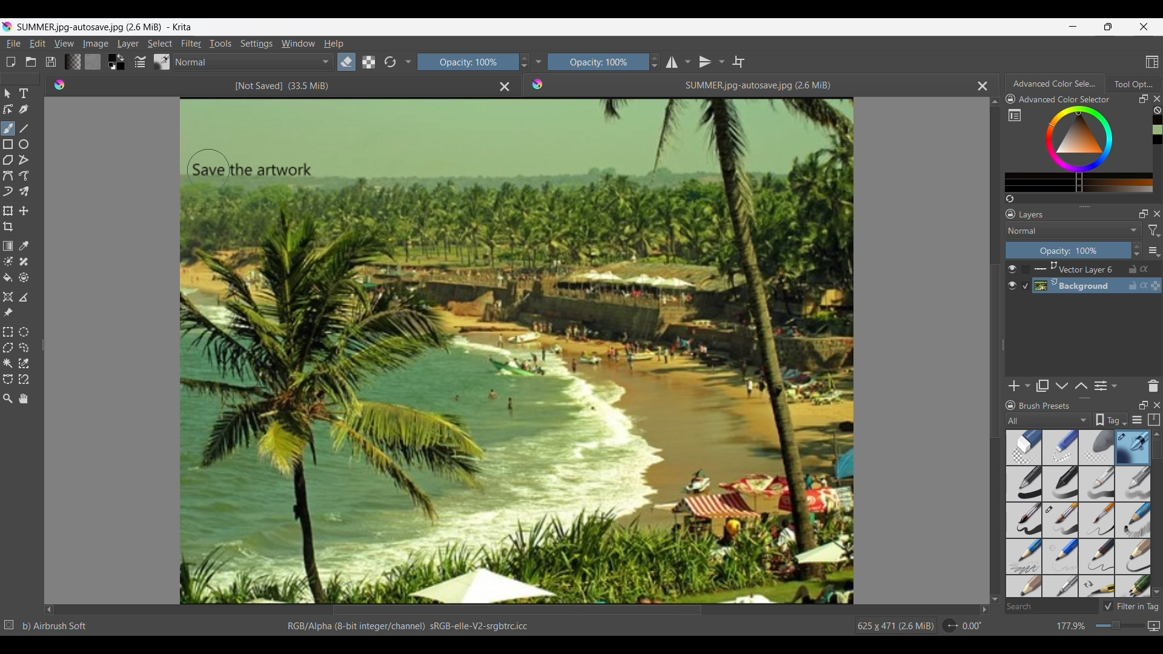 The width and height of the screenshot is (1163, 654). Describe the element at coordinates (122, 58) in the screenshot. I see `Interchange foreground and background colors` at that location.